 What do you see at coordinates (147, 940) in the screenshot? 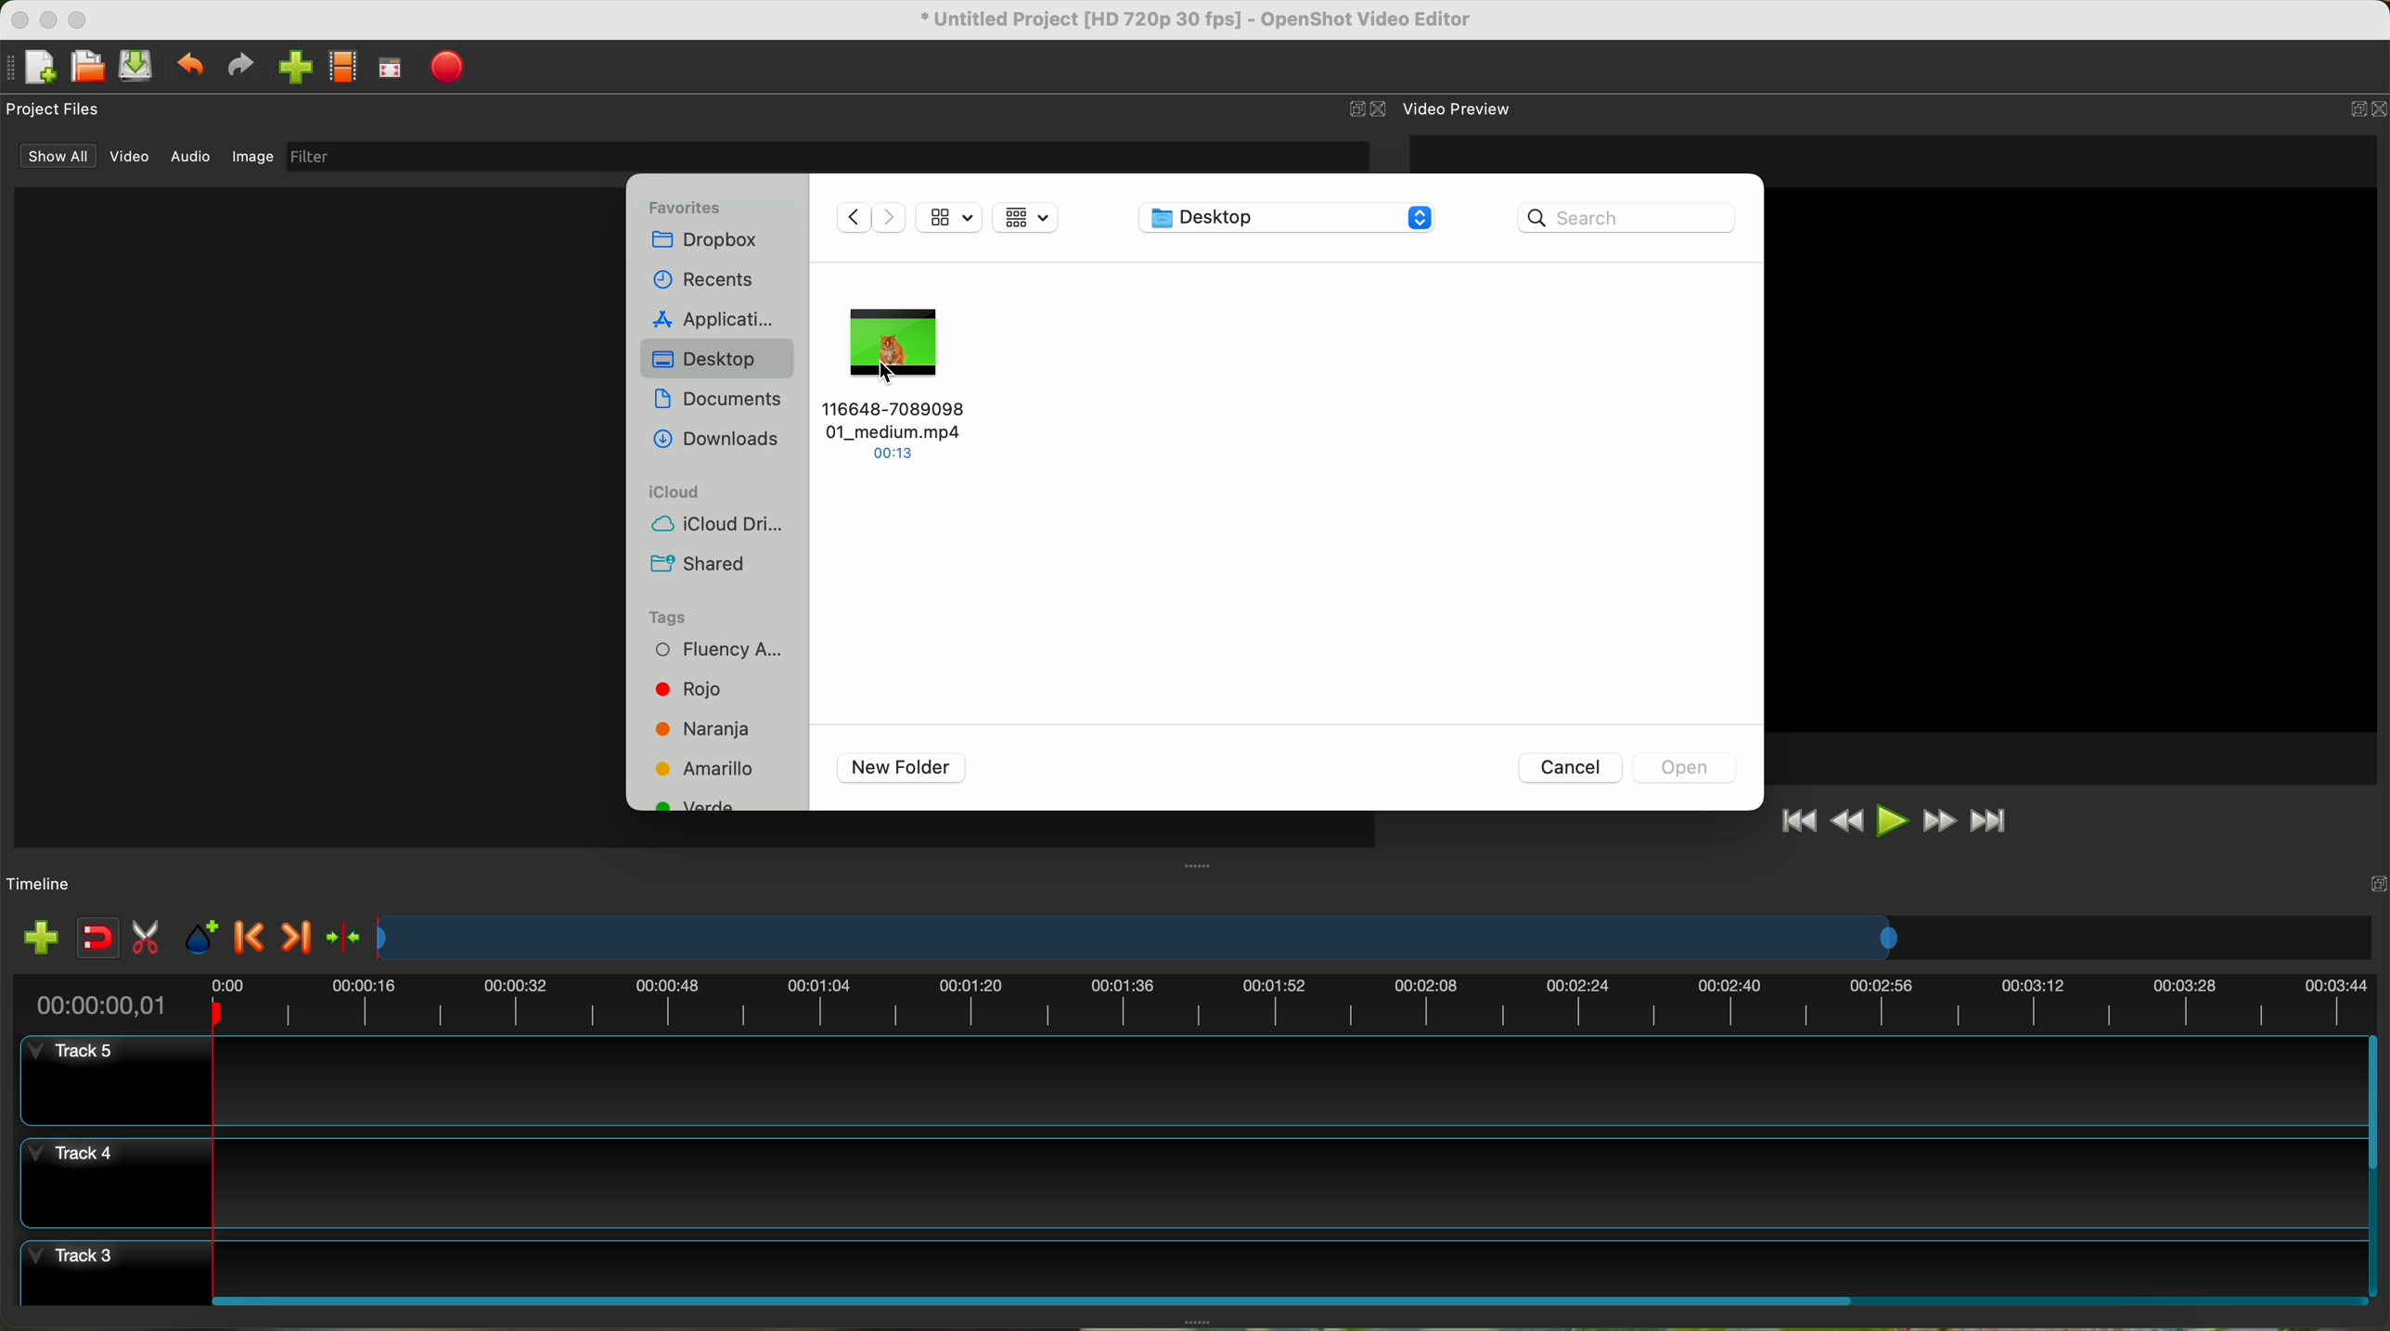
I see `enable razor` at bounding box center [147, 940].